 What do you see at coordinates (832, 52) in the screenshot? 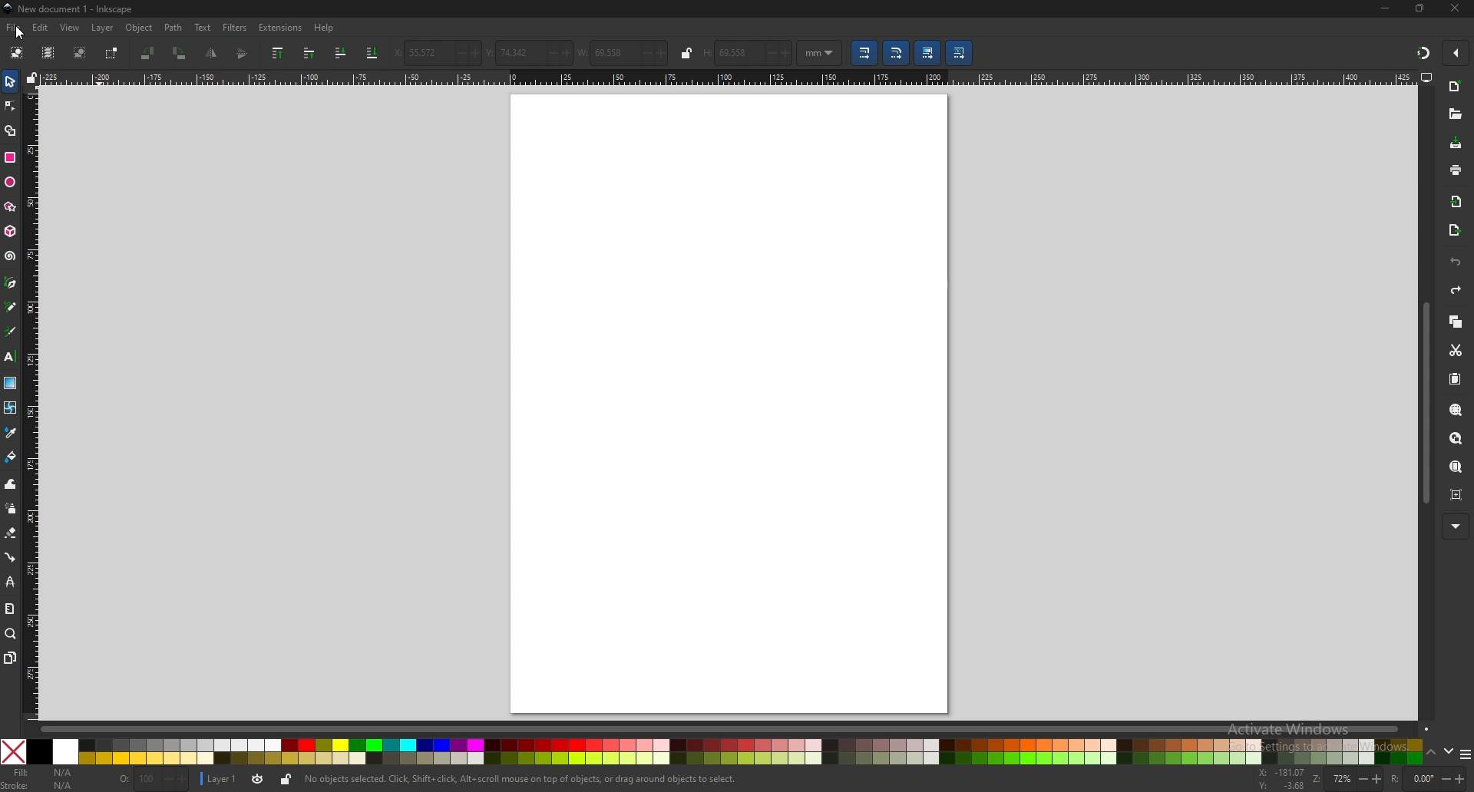
I see `Drop down` at bounding box center [832, 52].